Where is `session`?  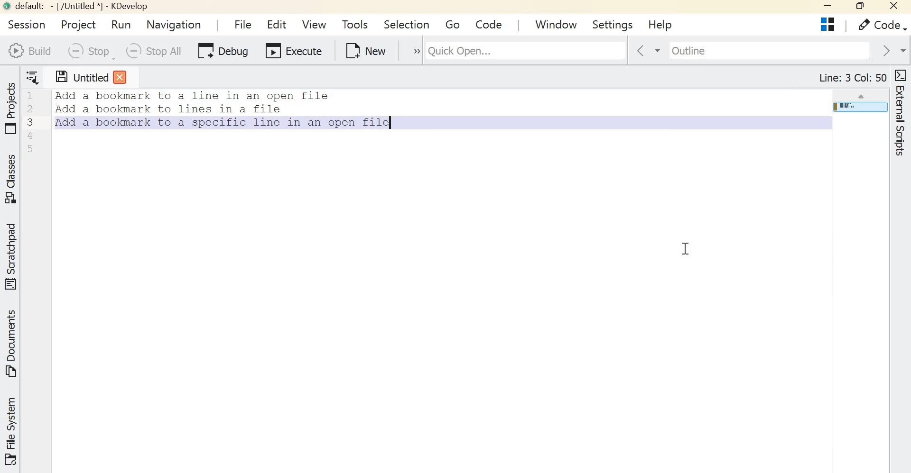 session is located at coordinates (27, 24).